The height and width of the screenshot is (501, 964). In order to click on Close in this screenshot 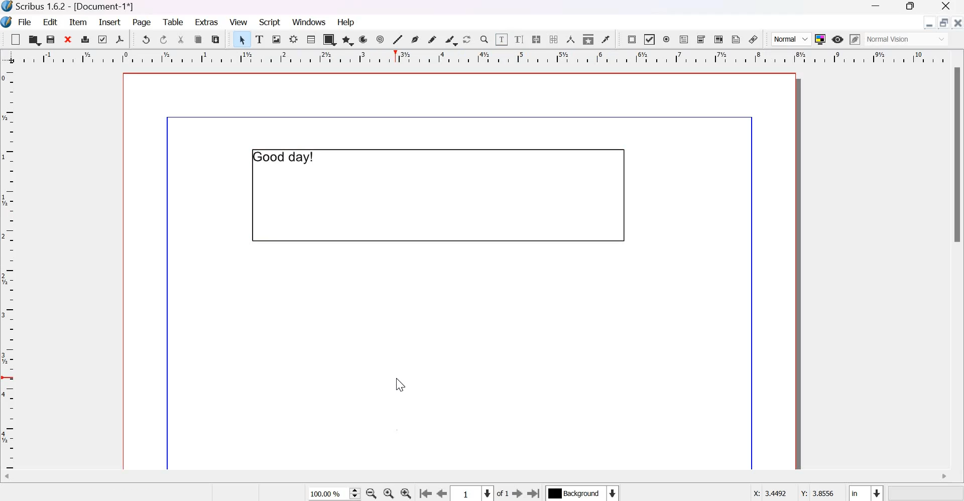, I will do `click(946, 7)`.